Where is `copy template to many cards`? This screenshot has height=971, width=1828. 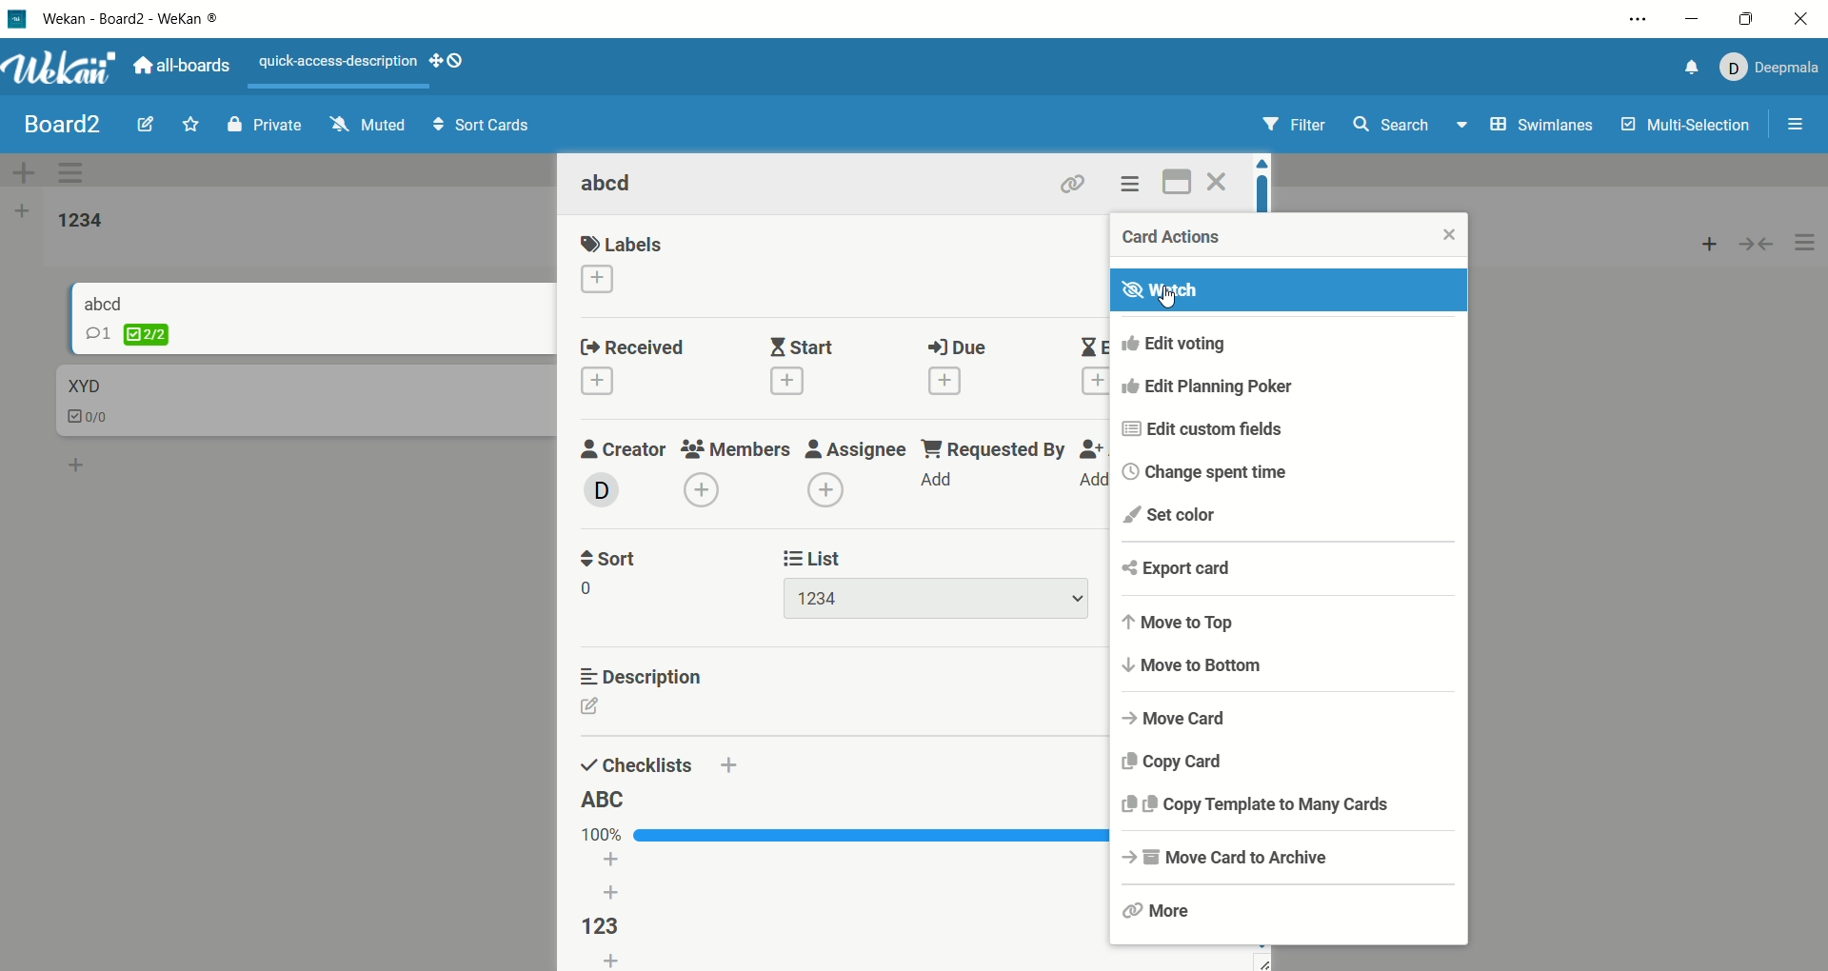
copy template to many cards is located at coordinates (1288, 809).